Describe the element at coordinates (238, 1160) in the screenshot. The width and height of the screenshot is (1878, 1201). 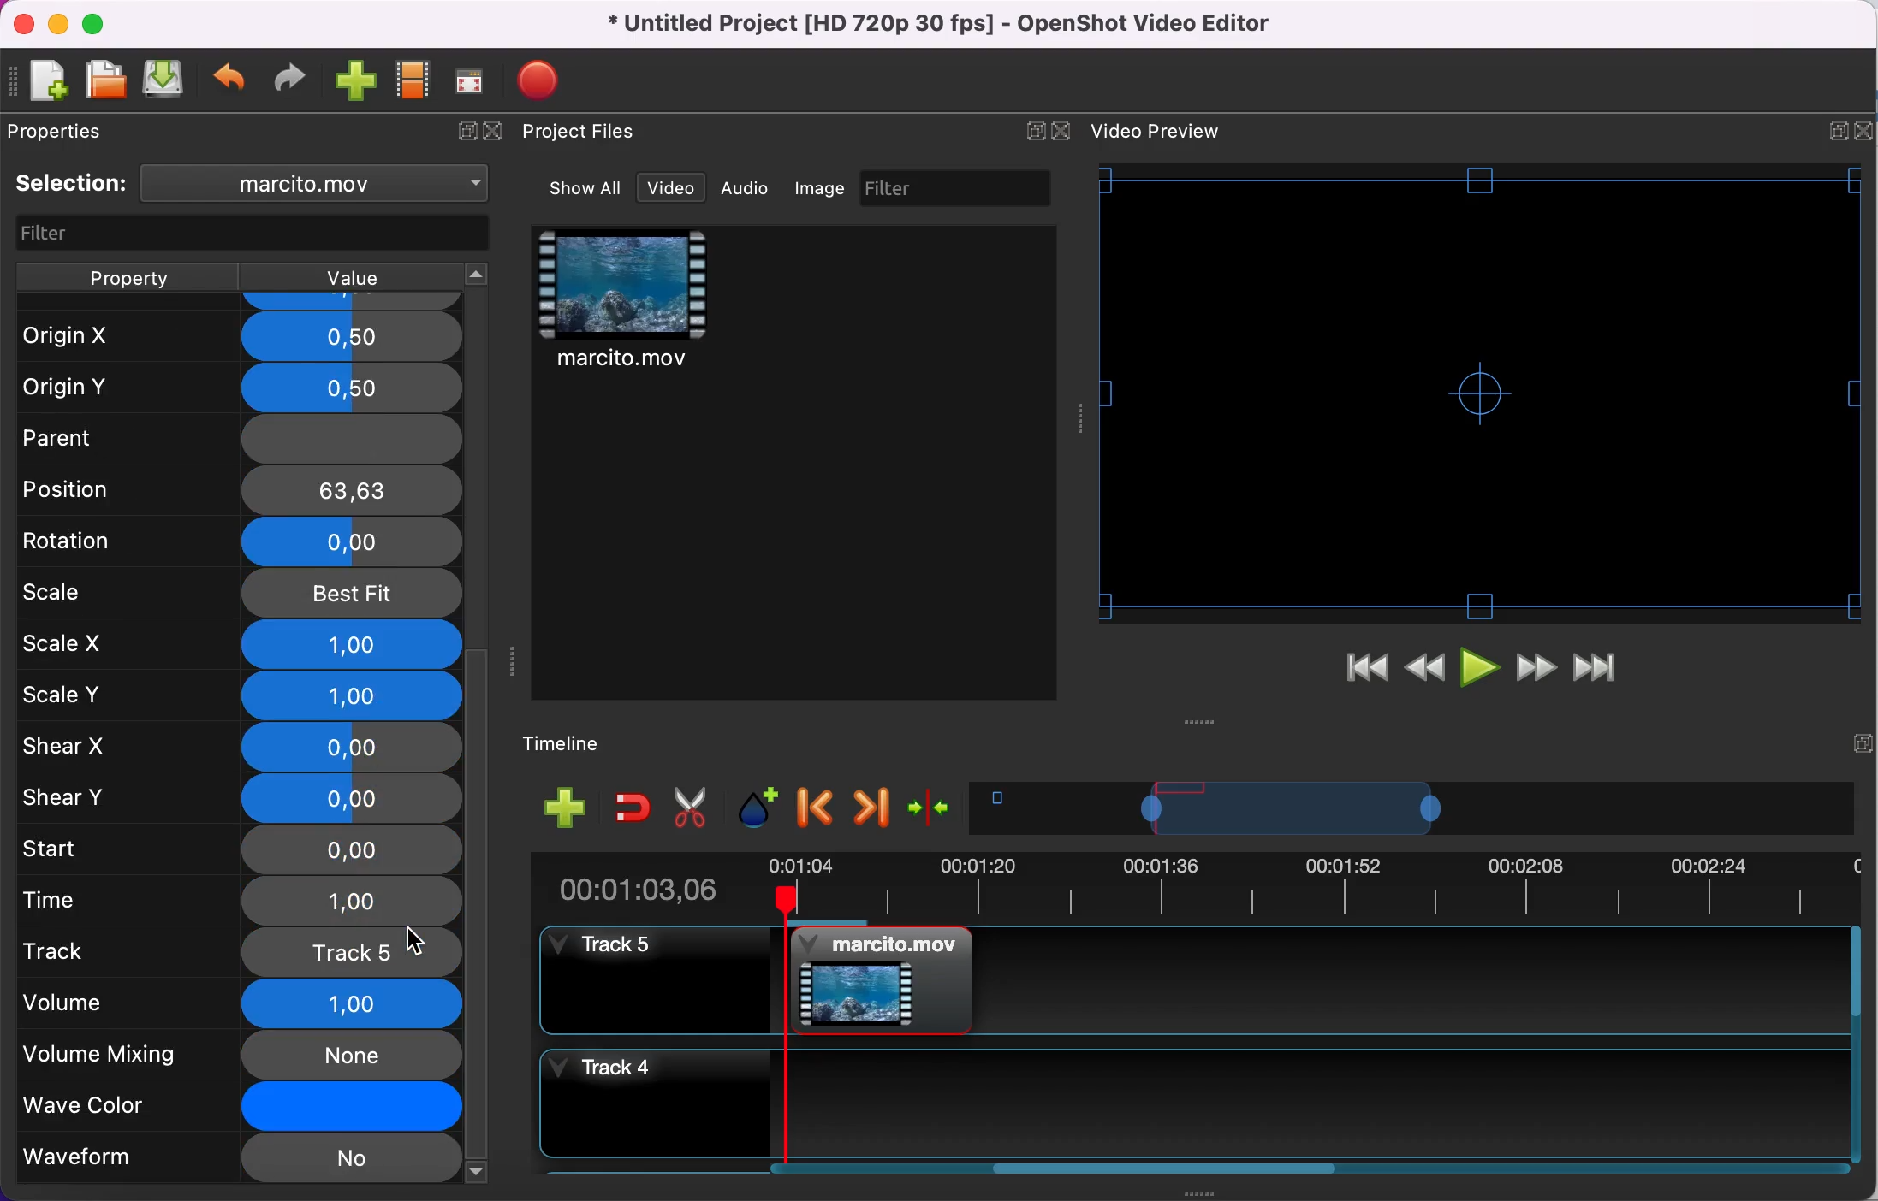
I see `wave form no` at that location.